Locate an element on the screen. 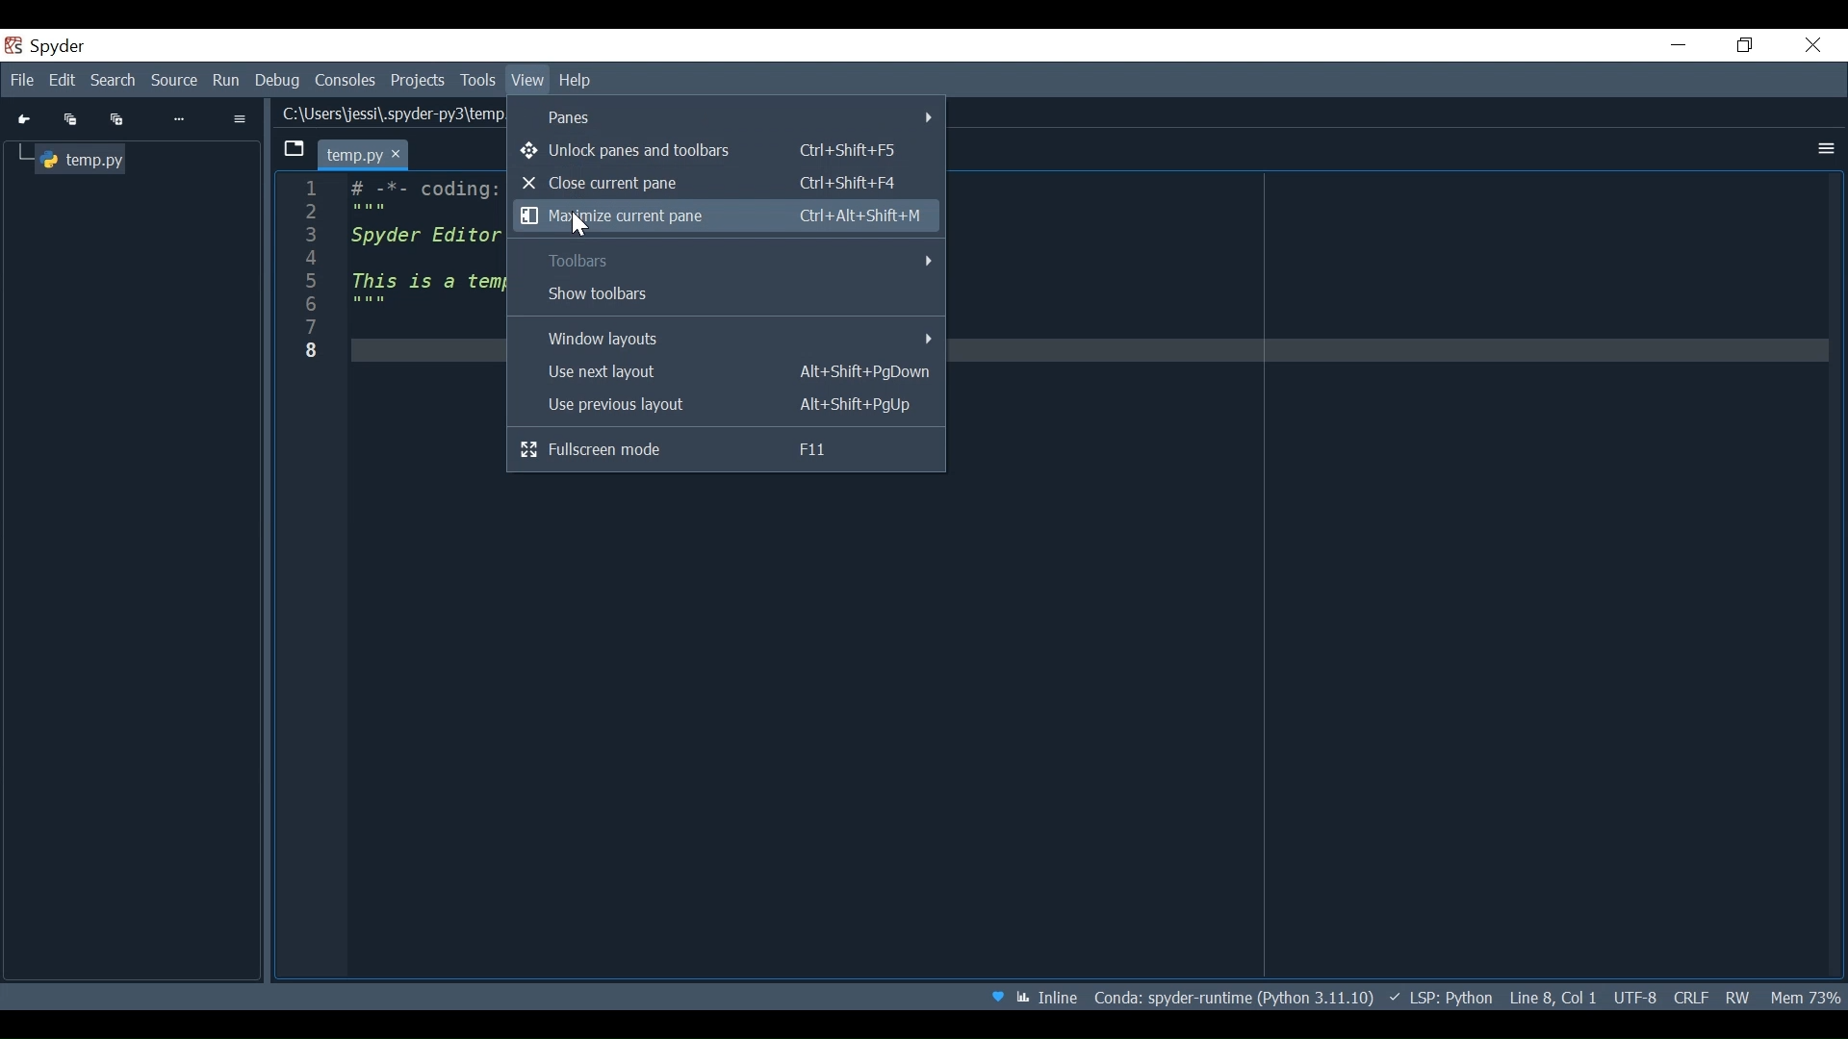 This screenshot has width=1848, height=1039. Inline is located at coordinates (1049, 997).